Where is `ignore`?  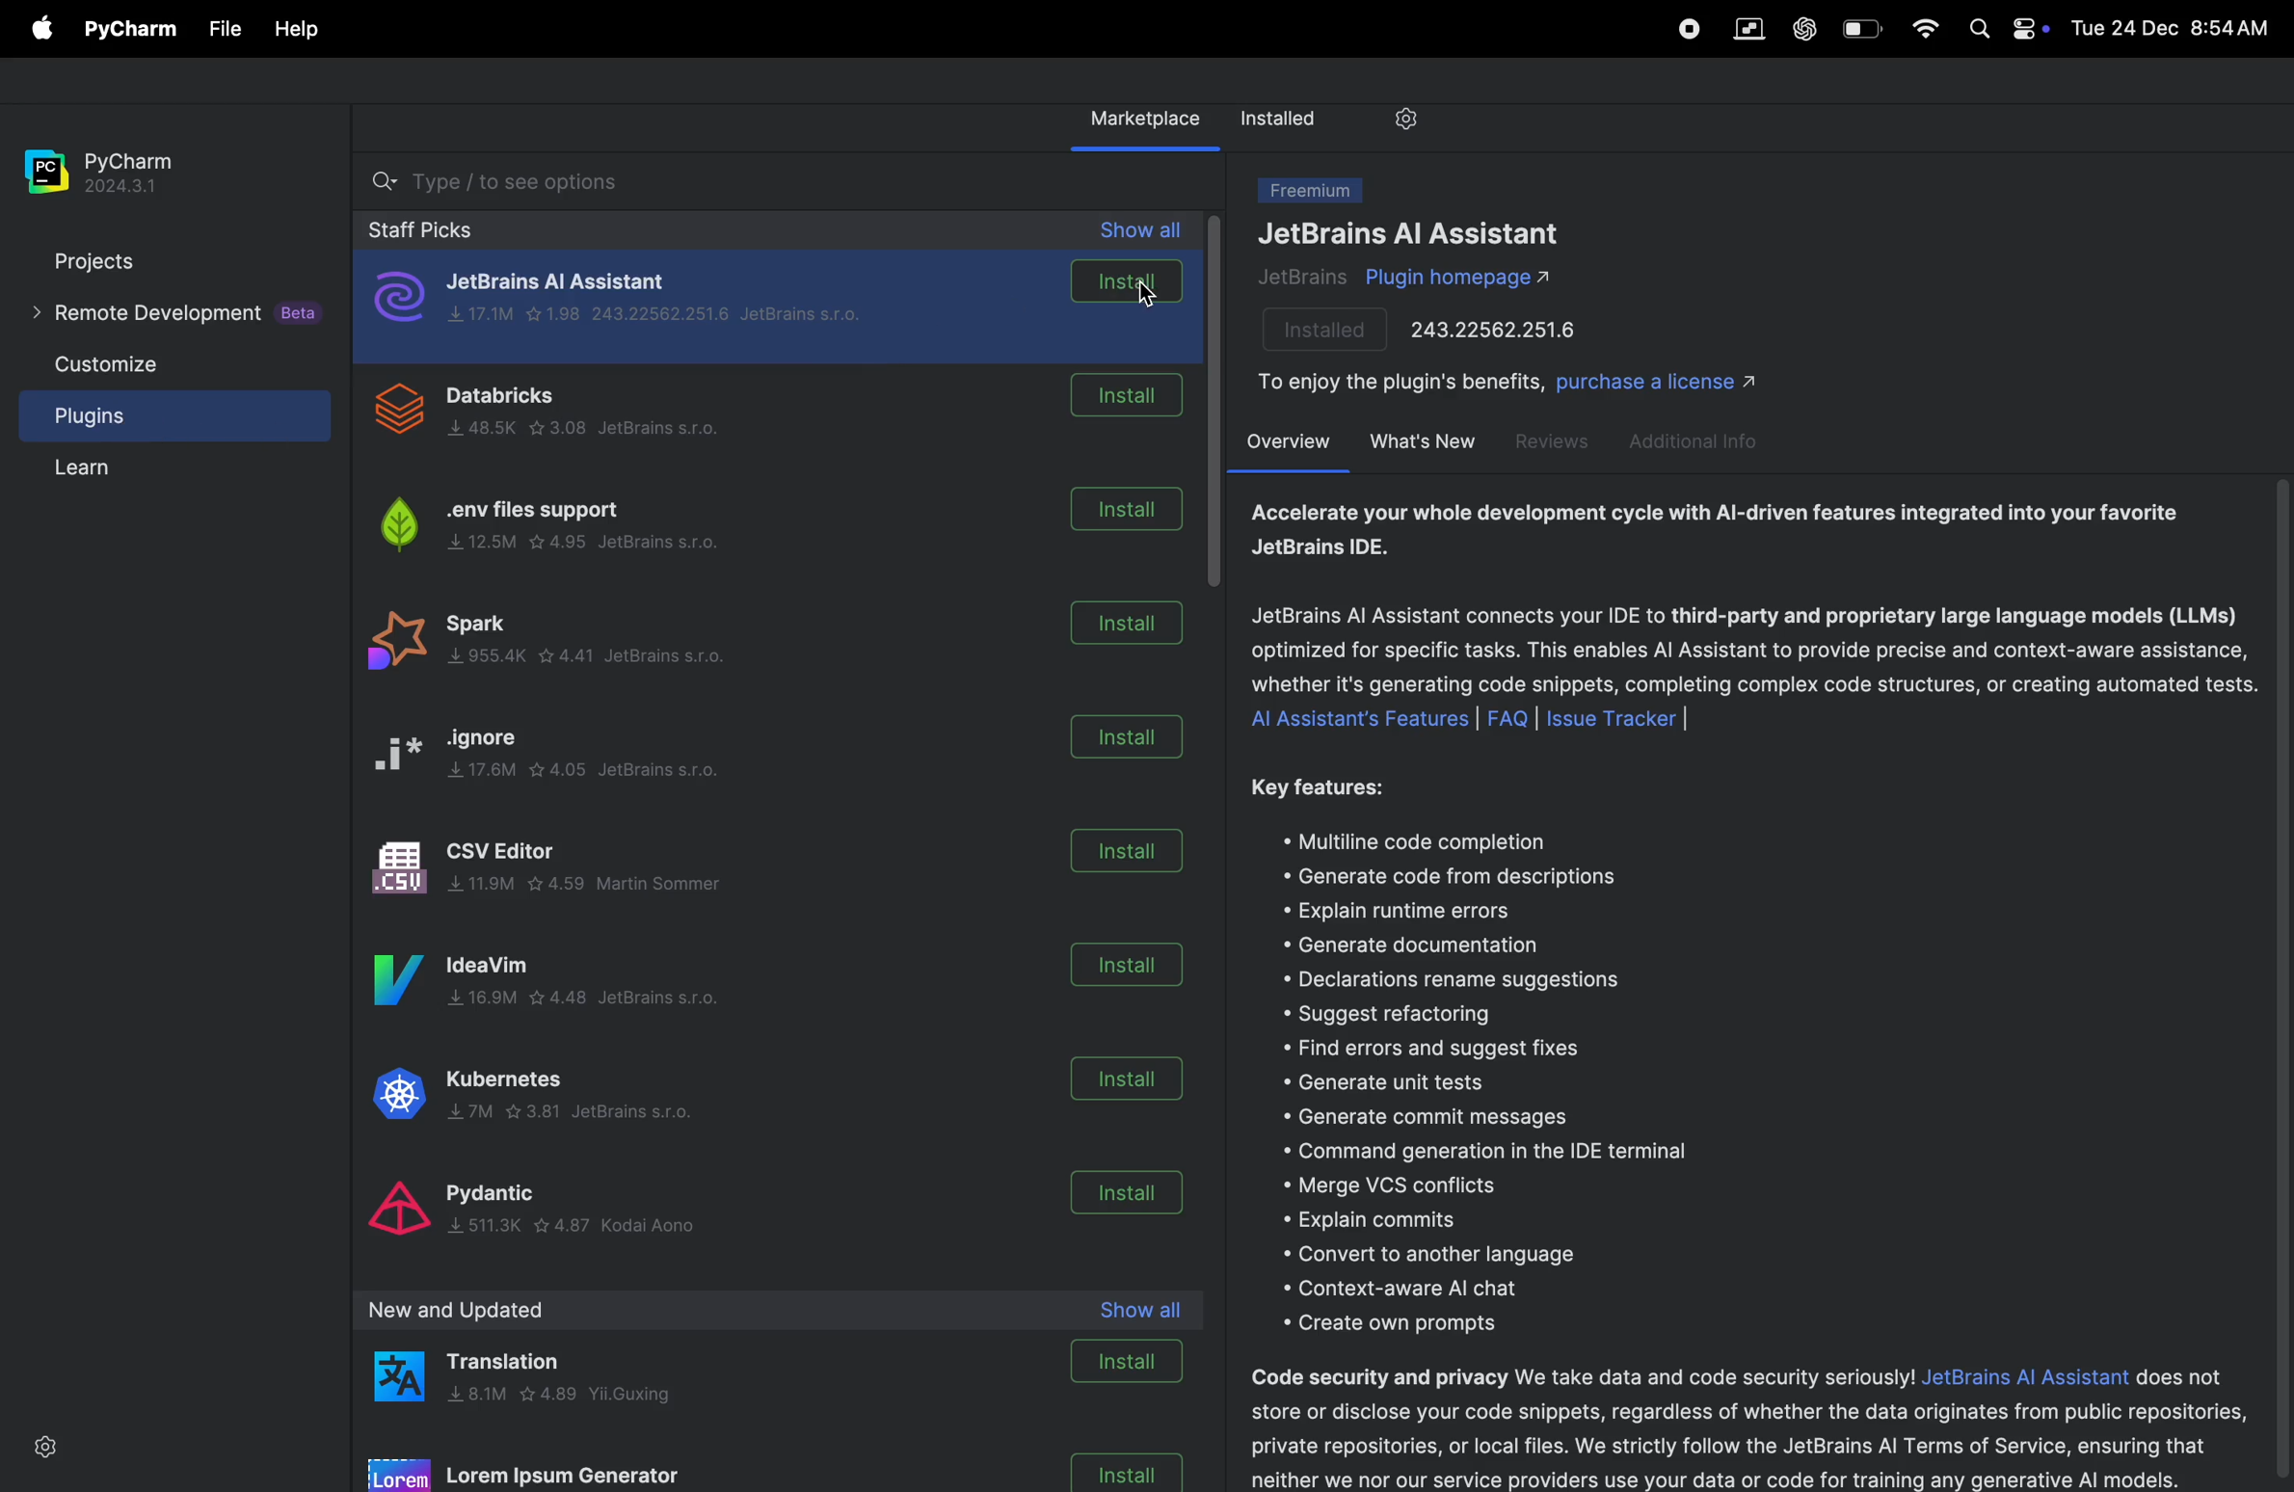
ignore is located at coordinates (547, 762).